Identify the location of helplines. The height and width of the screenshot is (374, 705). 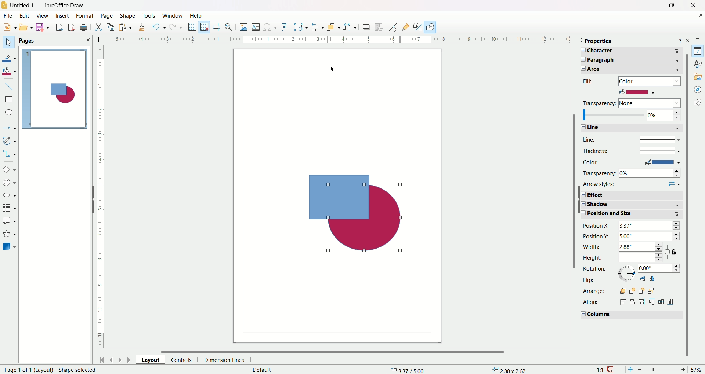
(217, 27).